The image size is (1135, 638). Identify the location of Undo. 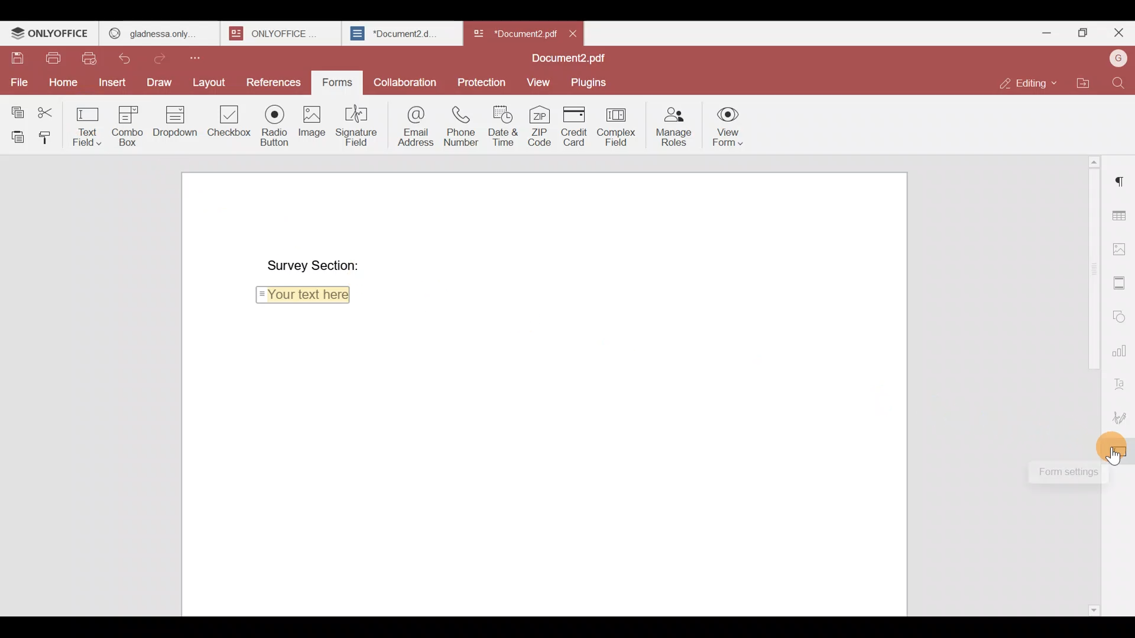
(127, 59).